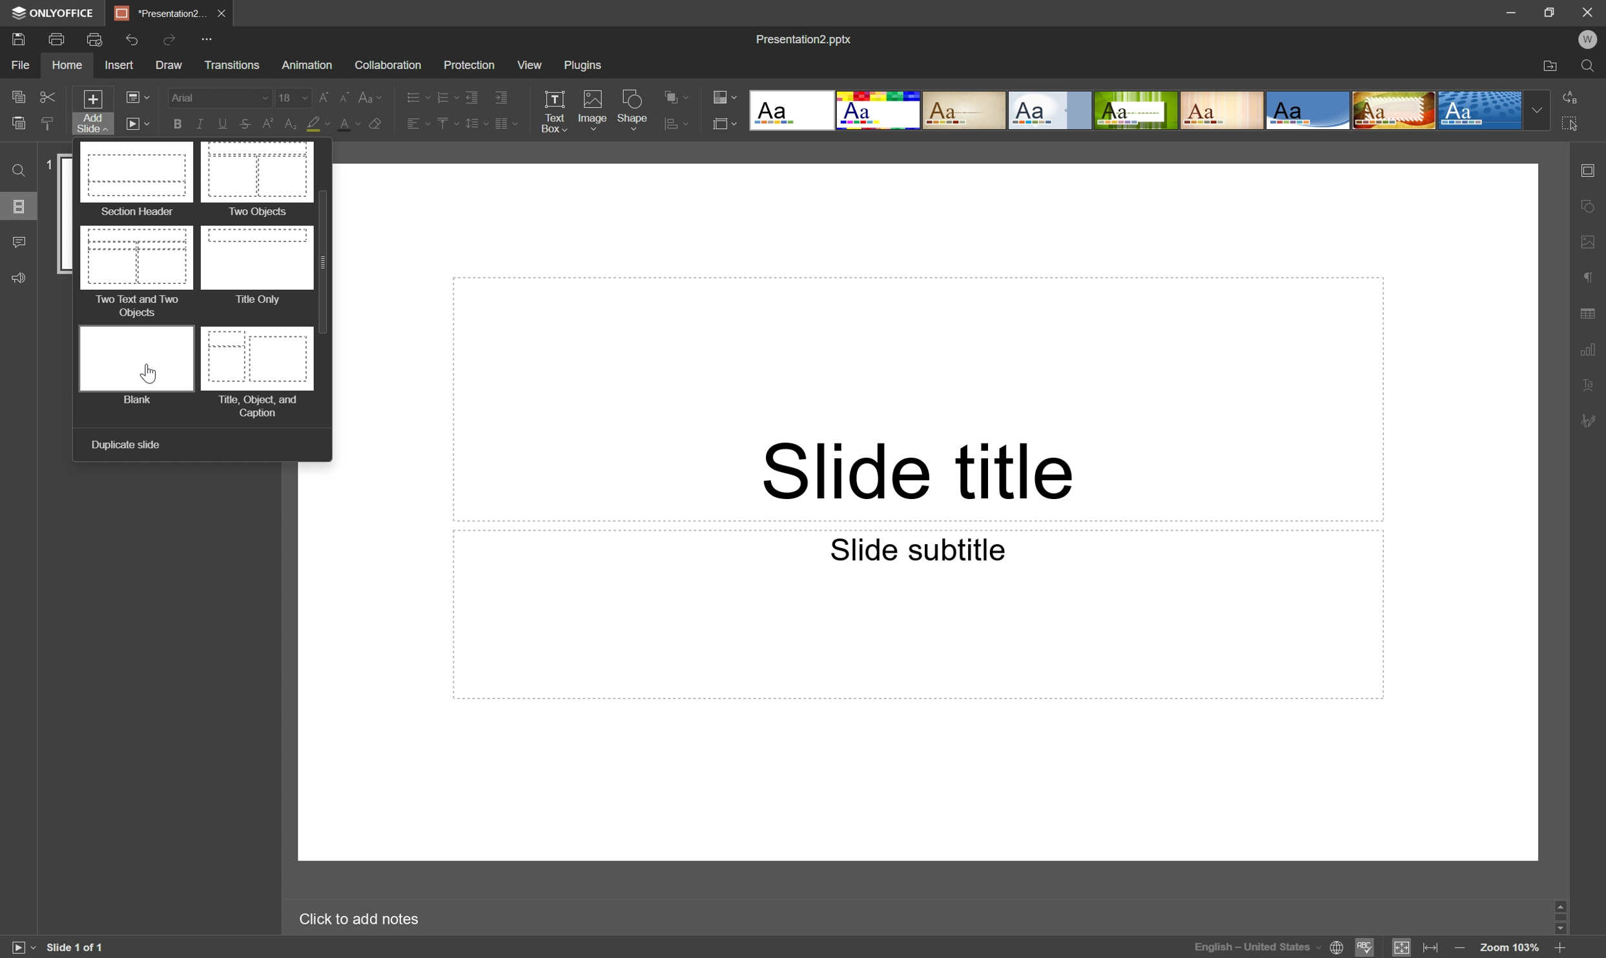 This screenshot has width=1606, height=958. I want to click on Protection, so click(467, 64).